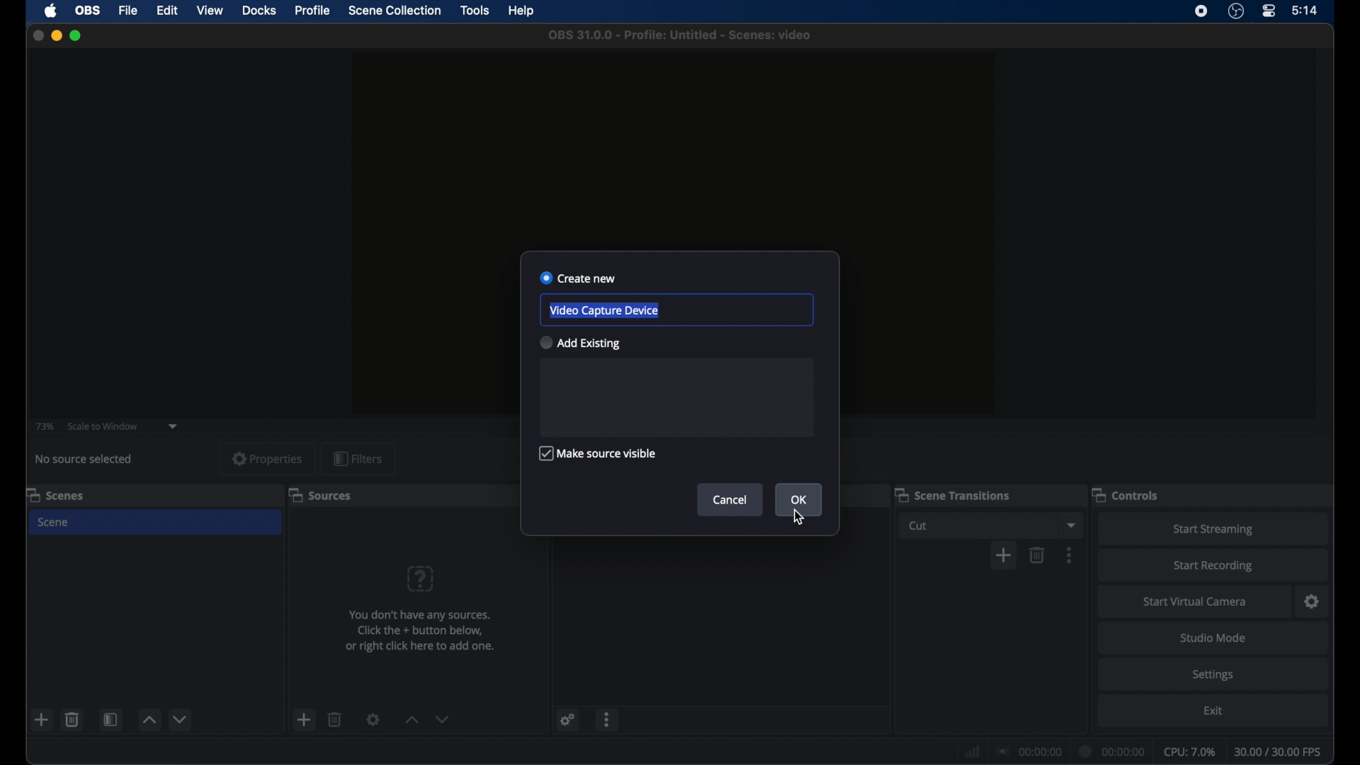 This screenshot has width=1360, height=765. Describe the element at coordinates (1214, 566) in the screenshot. I see `start recording` at that location.